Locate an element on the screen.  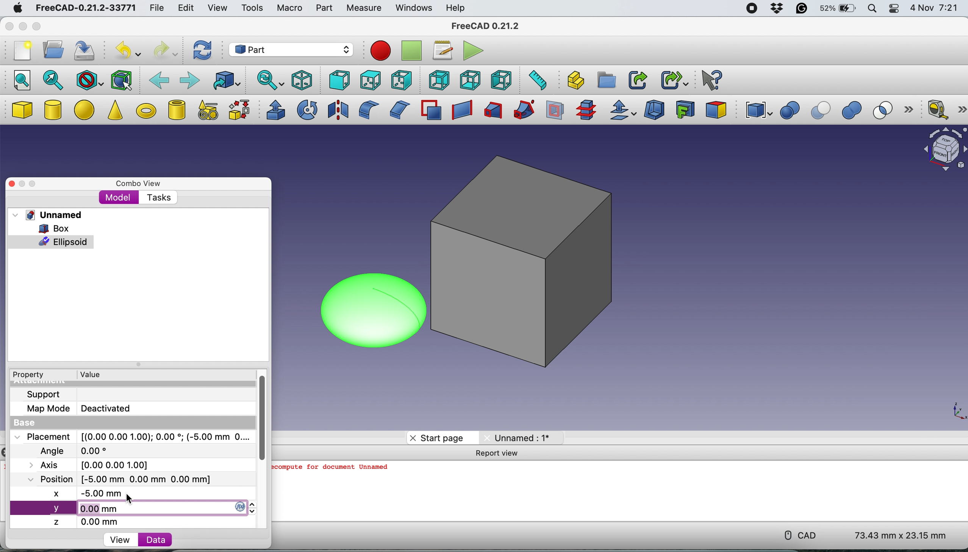
file is located at coordinates (157, 8).